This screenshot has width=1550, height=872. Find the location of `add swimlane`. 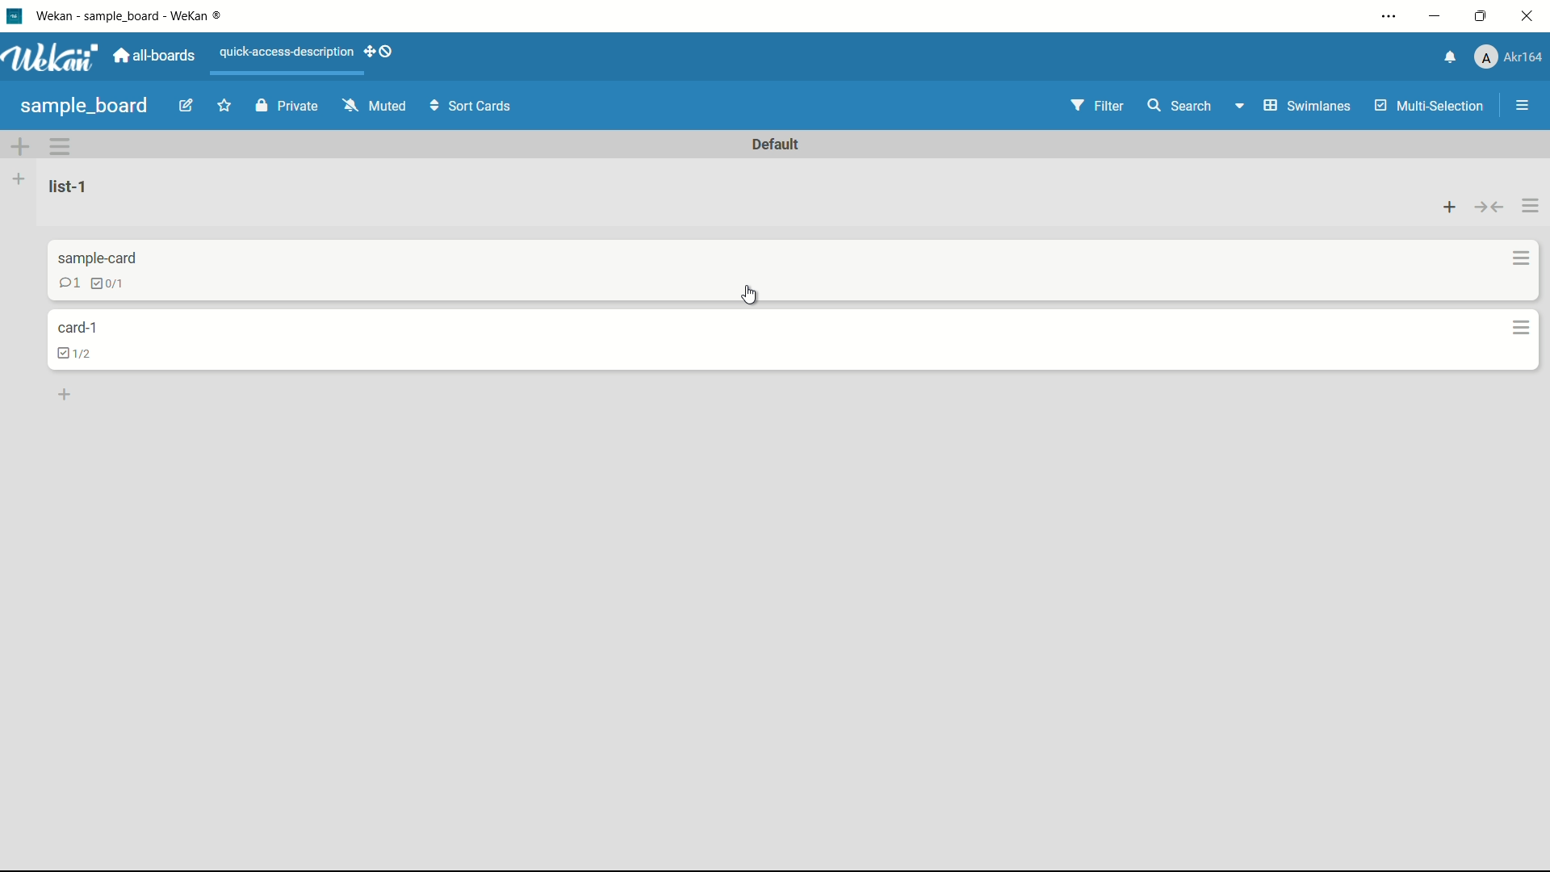

add swimlane is located at coordinates (20, 145).